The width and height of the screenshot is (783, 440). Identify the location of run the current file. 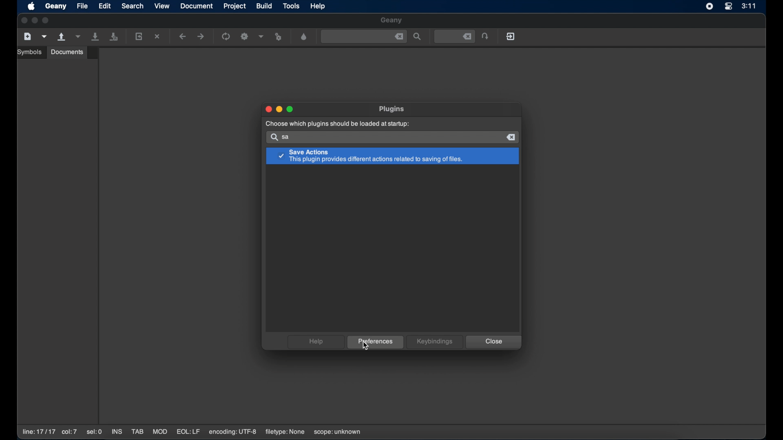
(226, 37).